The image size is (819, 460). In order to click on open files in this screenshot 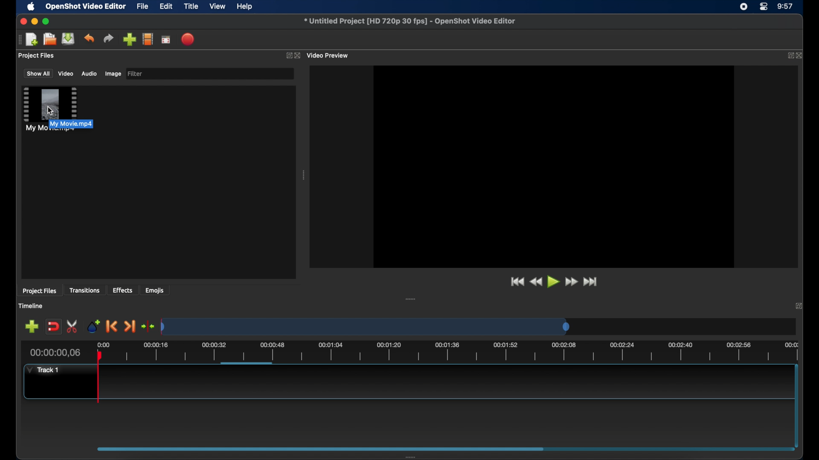, I will do `click(50, 40)`.